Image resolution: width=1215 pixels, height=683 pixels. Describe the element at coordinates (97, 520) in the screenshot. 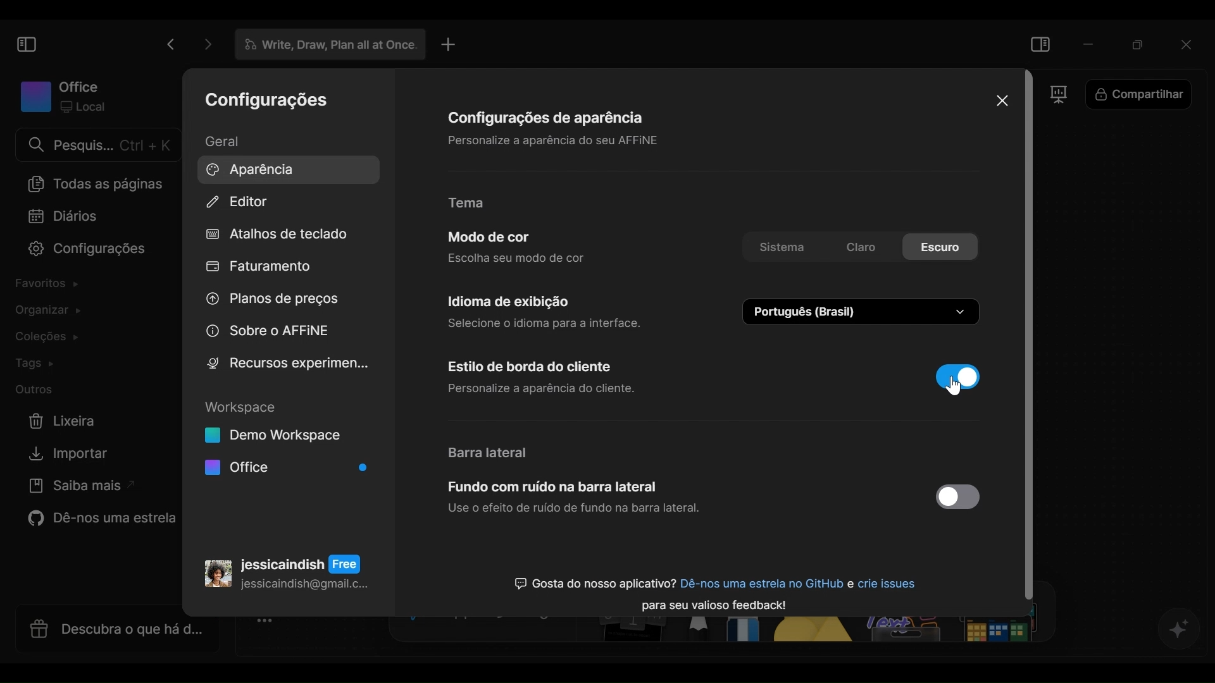

I see `Star us` at that location.